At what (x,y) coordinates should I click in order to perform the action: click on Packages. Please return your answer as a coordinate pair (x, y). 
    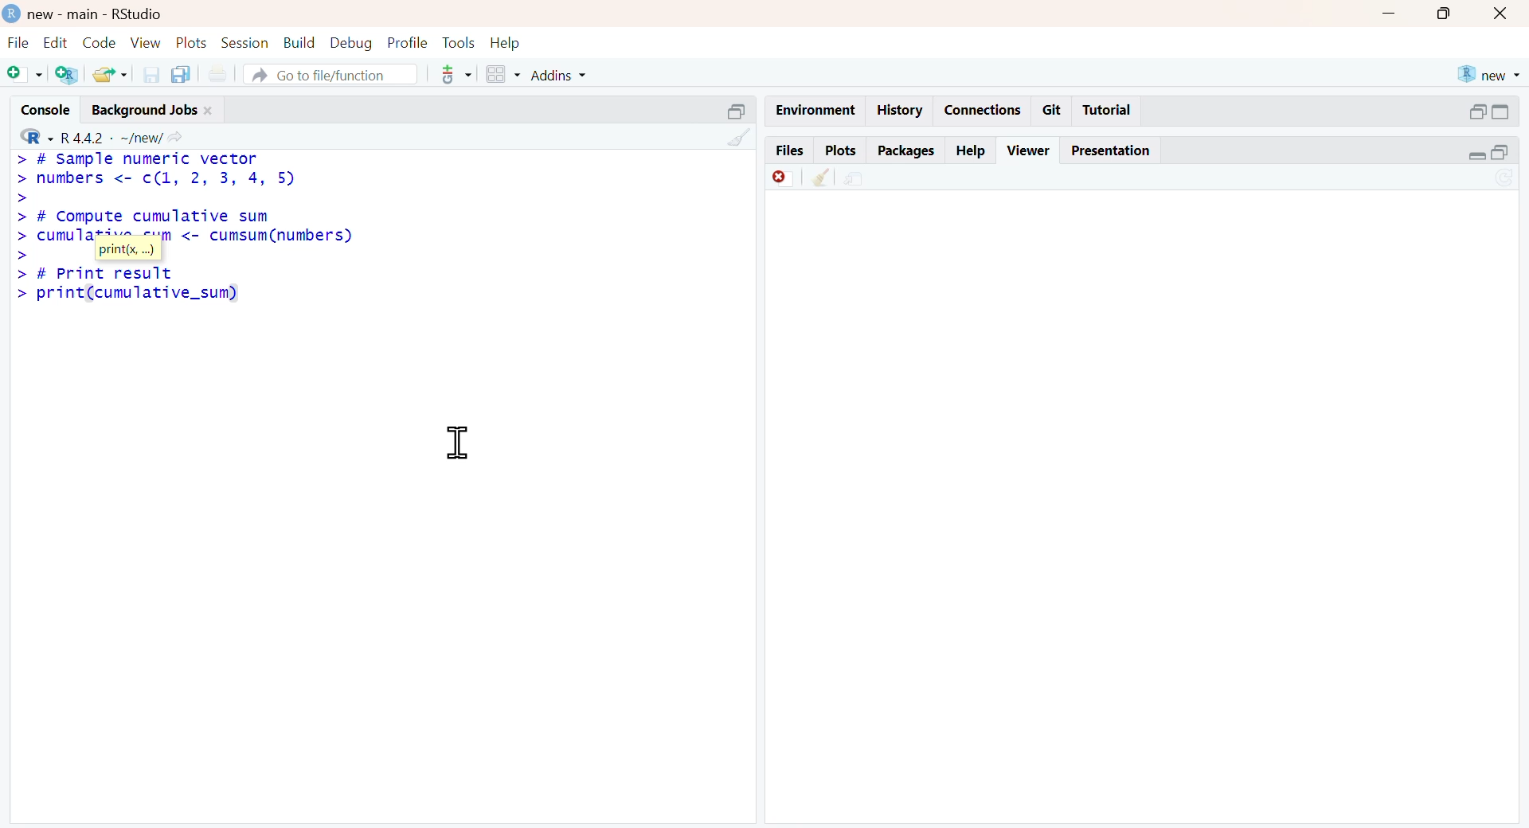
    Looking at the image, I should click on (908, 151).